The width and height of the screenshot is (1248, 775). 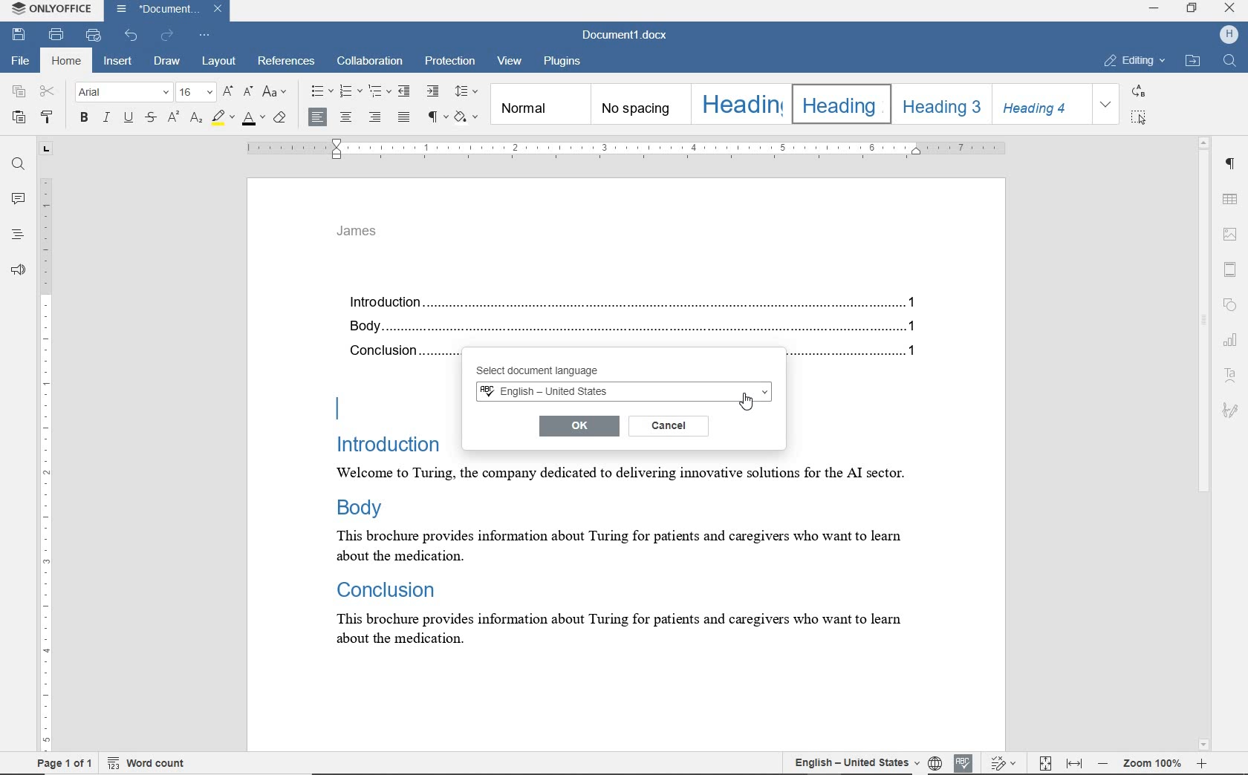 I want to click on james, so click(x=357, y=232).